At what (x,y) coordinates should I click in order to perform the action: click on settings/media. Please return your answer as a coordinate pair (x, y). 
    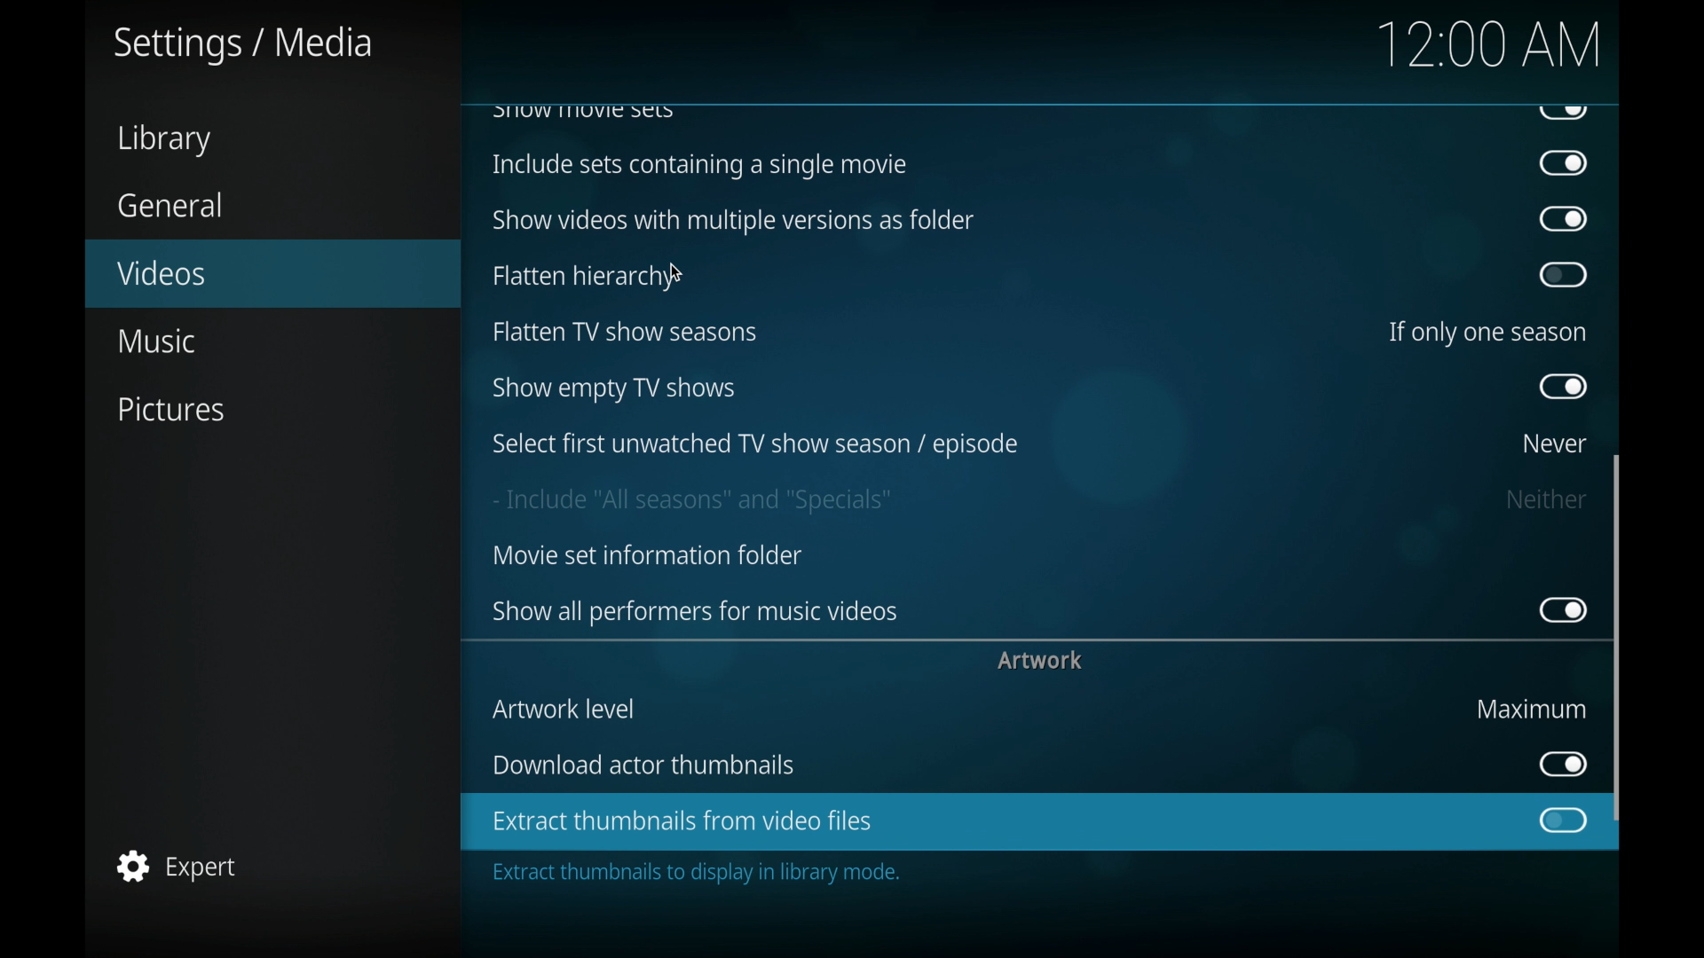
    Looking at the image, I should click on (241, 44).